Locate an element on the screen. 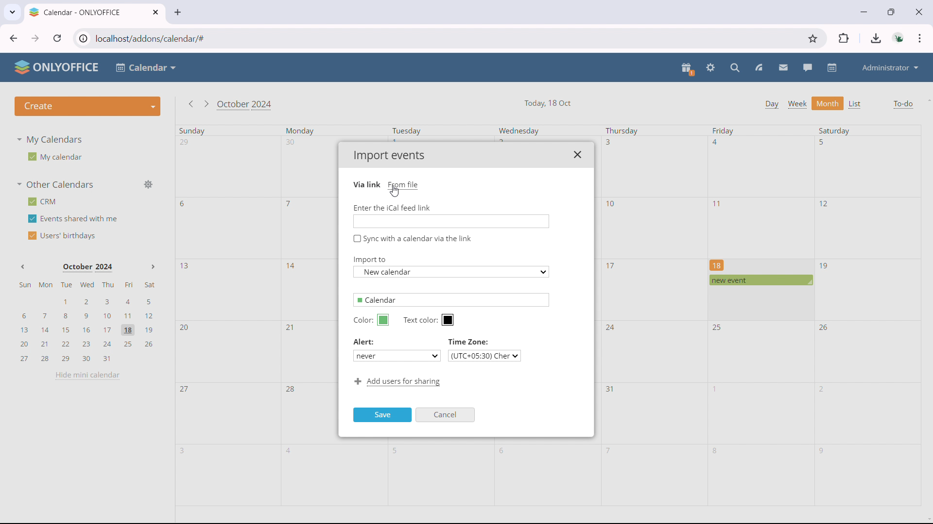 Image resolution: width=933 pixels, height=524 pixels. 6 is located at coordinates (183, 204).